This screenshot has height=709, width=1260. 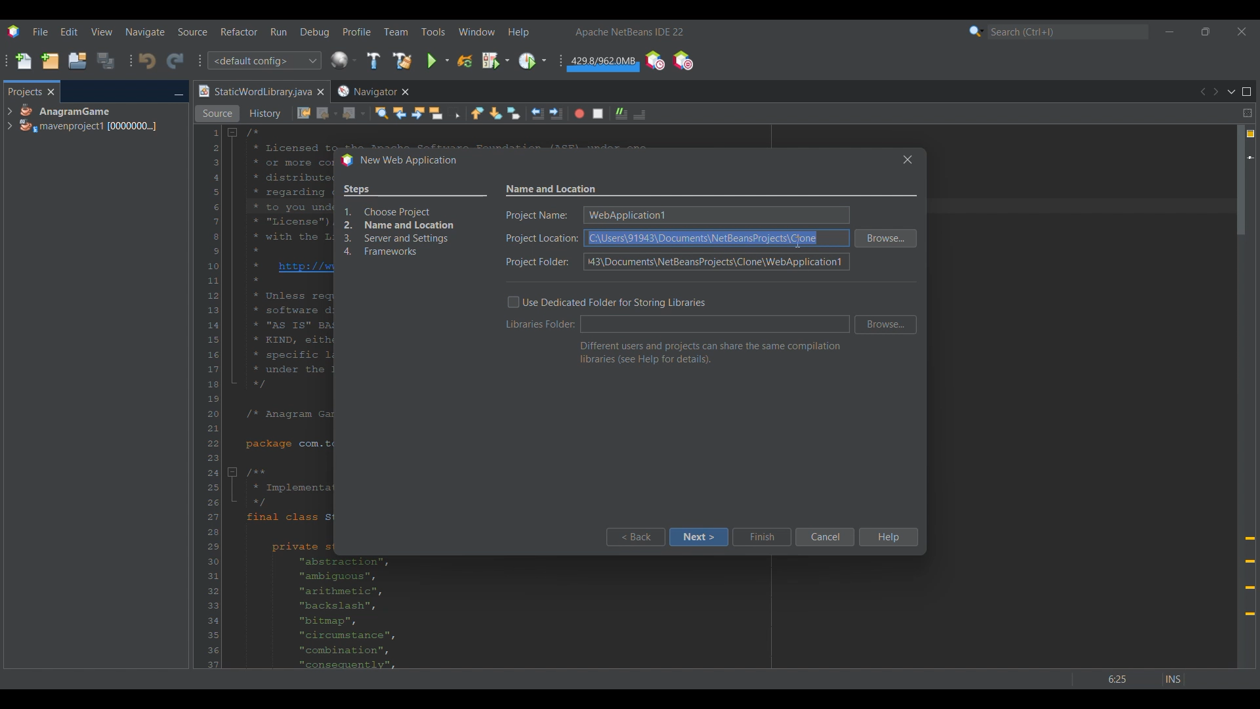 I want to click on Window menu, so click(x=477, y=32).